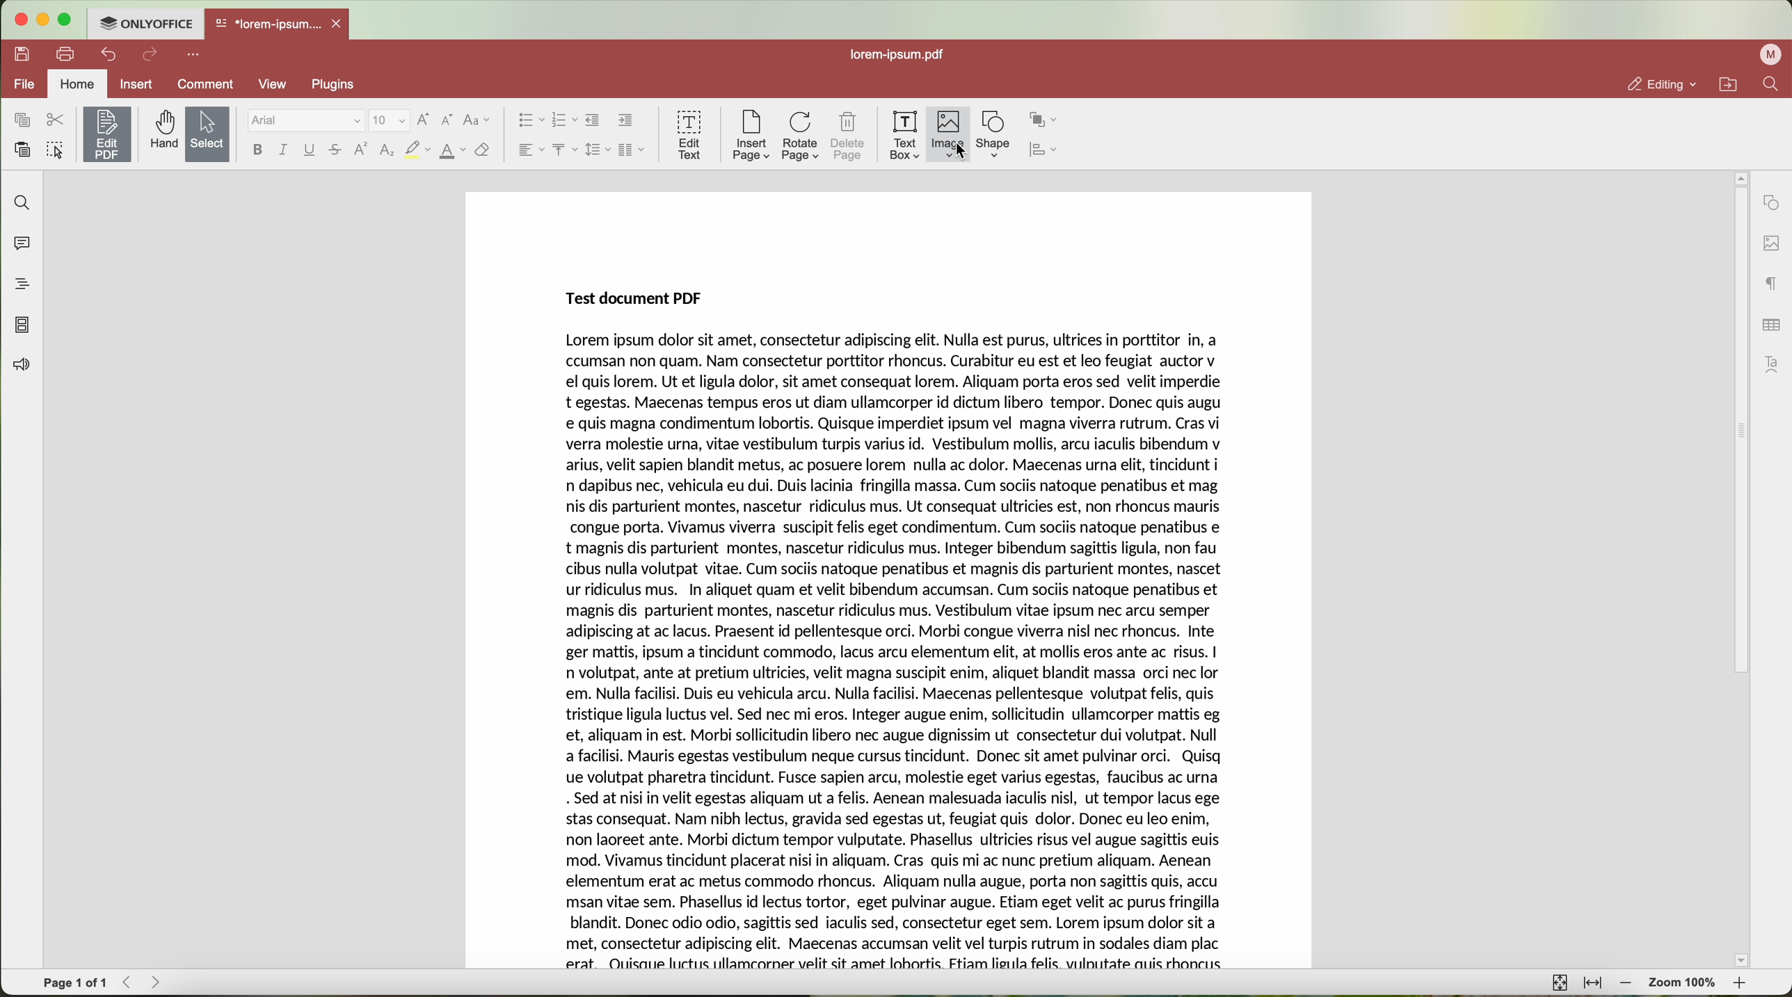 The height and width of the screenshot is (997, 1792). What do you see at coordinates (22, 150) in the screenshot?
I see `paste` at bounding box center [22, 150].